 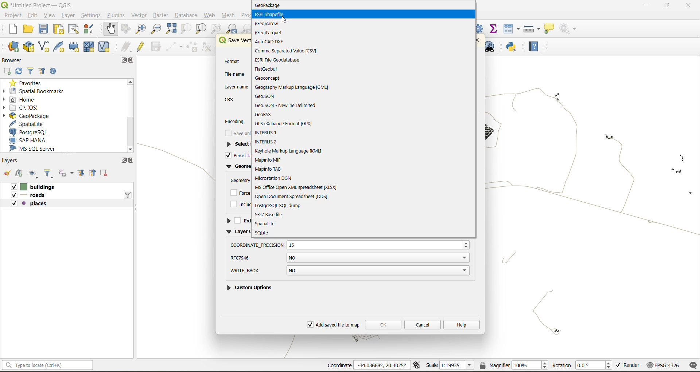 What do you see at coordinates (11, 47) in the screenshot?
I see `open datasource manager` at bounding box center [11, 47].